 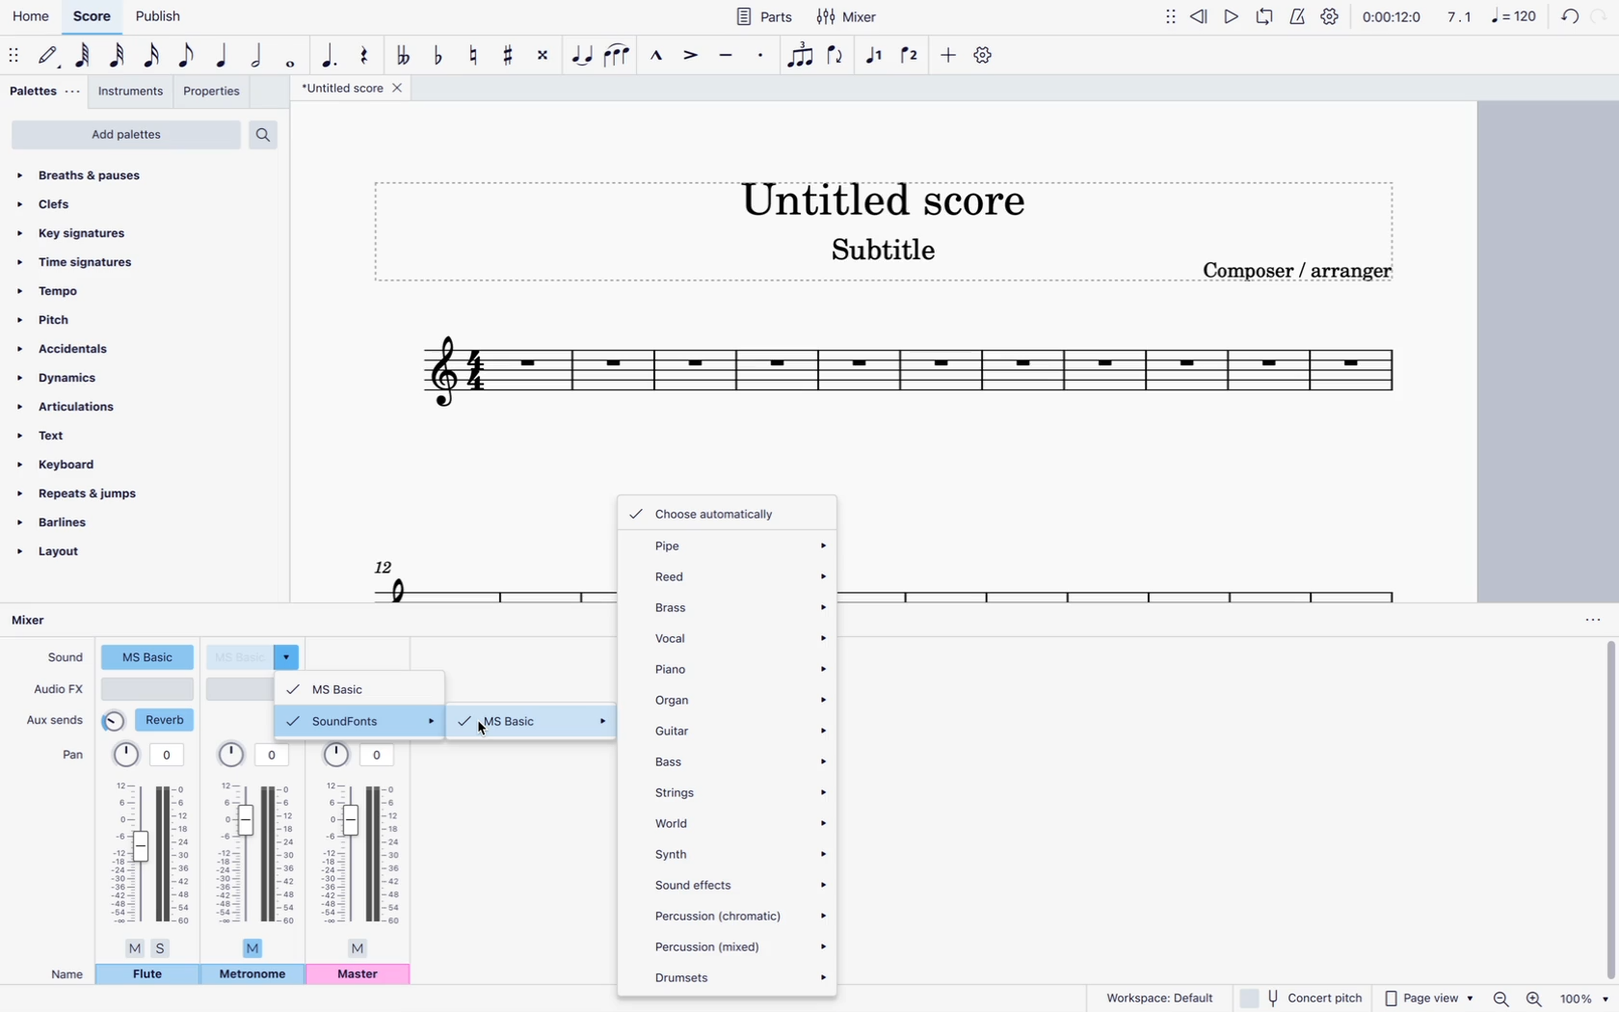 I want to click on loop playback, so click(x=1266, y=19).